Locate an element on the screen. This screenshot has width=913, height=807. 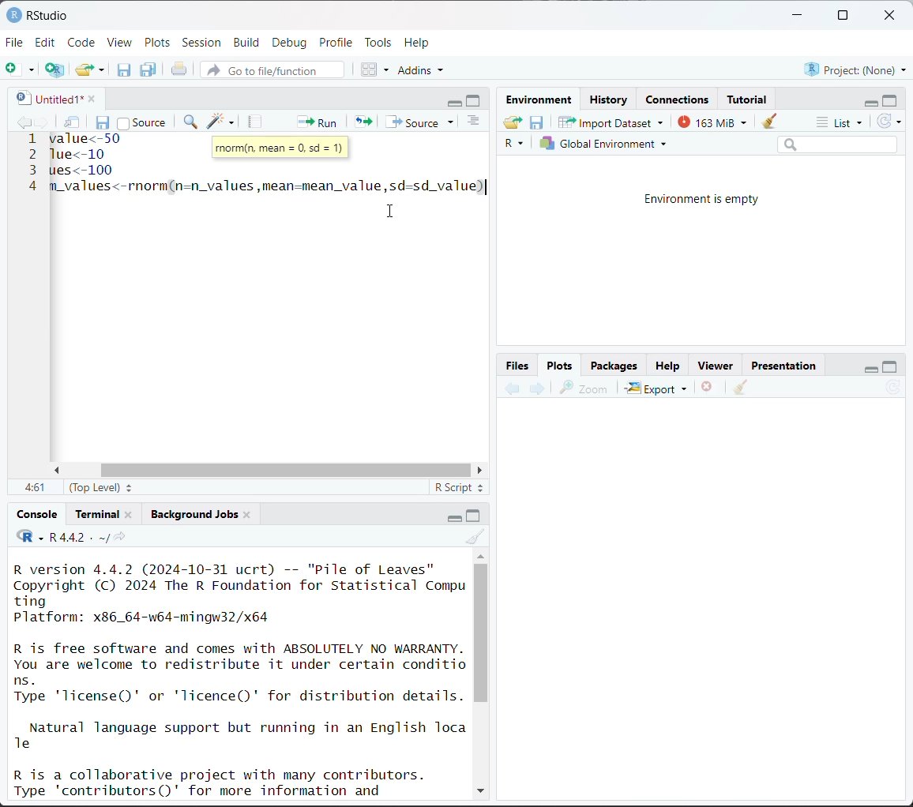
move right is located at coordinates (479, 471).